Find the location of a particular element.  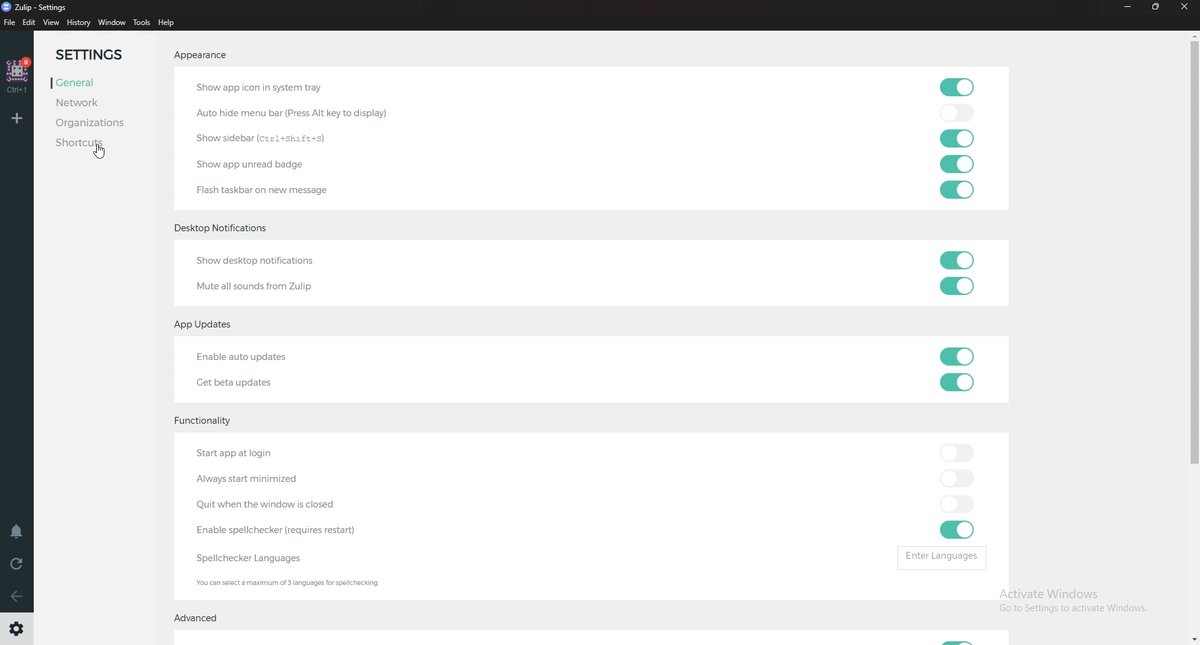

Quit when windows closed is located at coordinates (284, 505).